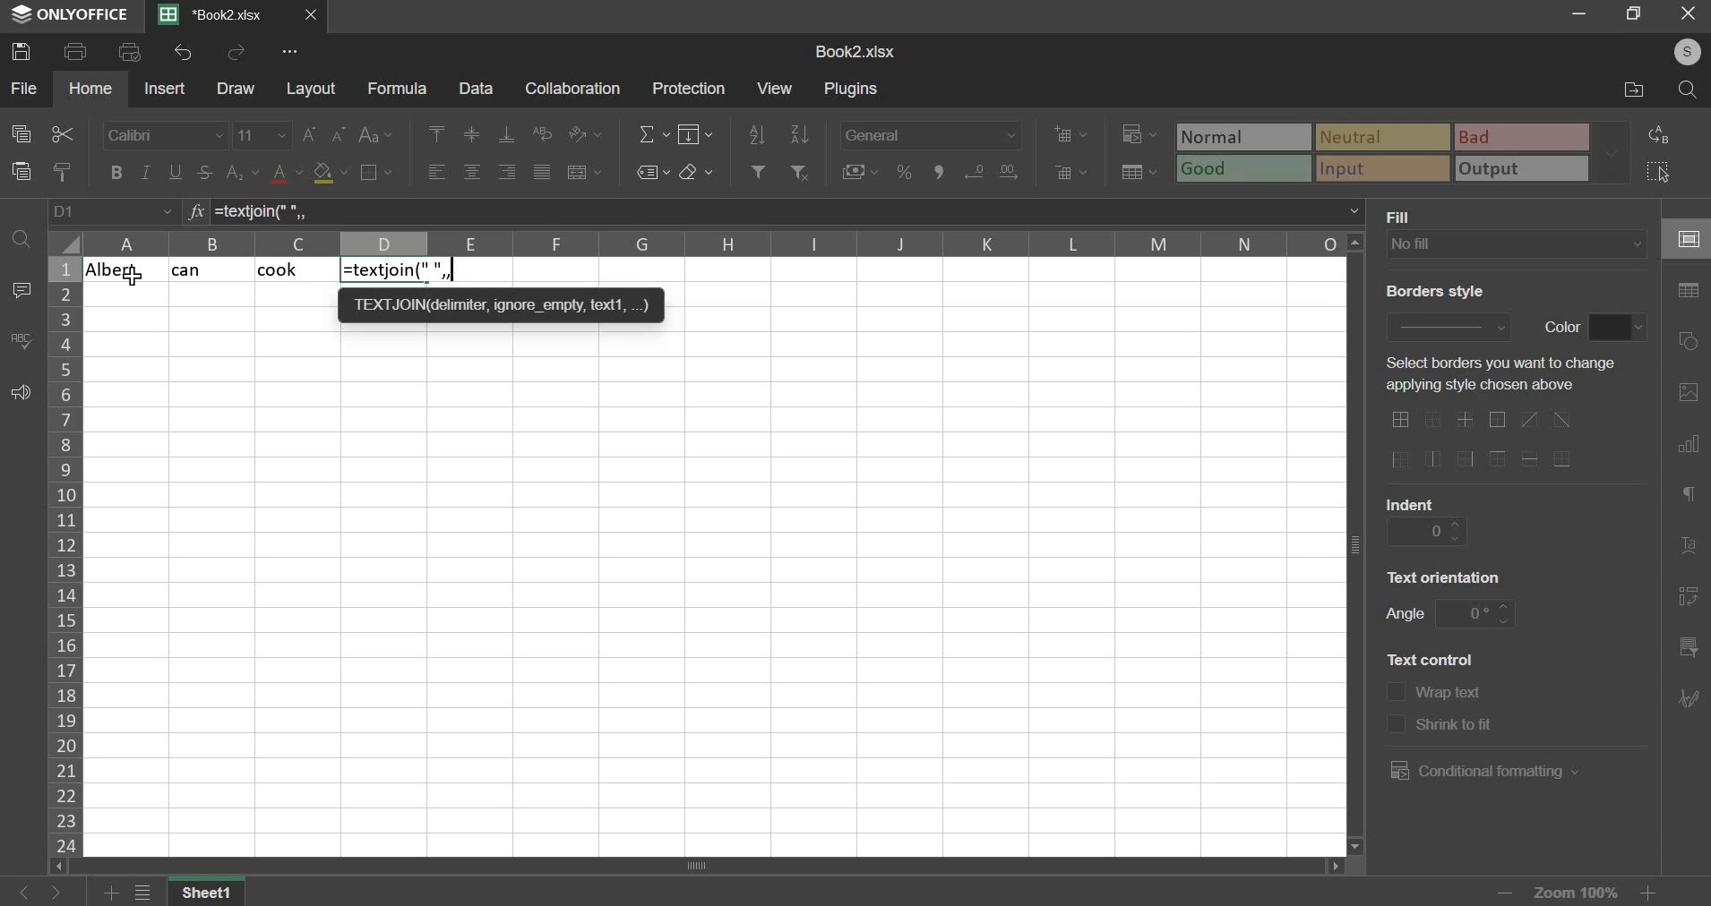 The width and height of the screenshot is (1711, 906). Describe the element at coordinates (931, 132) in the screenshot. I see `number format` at that location.